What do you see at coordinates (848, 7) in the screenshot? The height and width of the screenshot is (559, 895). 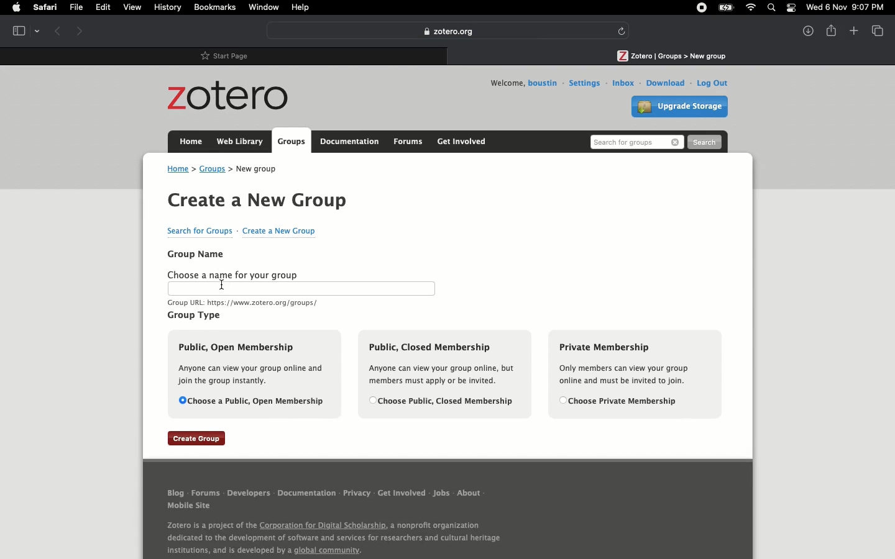 I see `Date/time` at bounding box center [848, 7].